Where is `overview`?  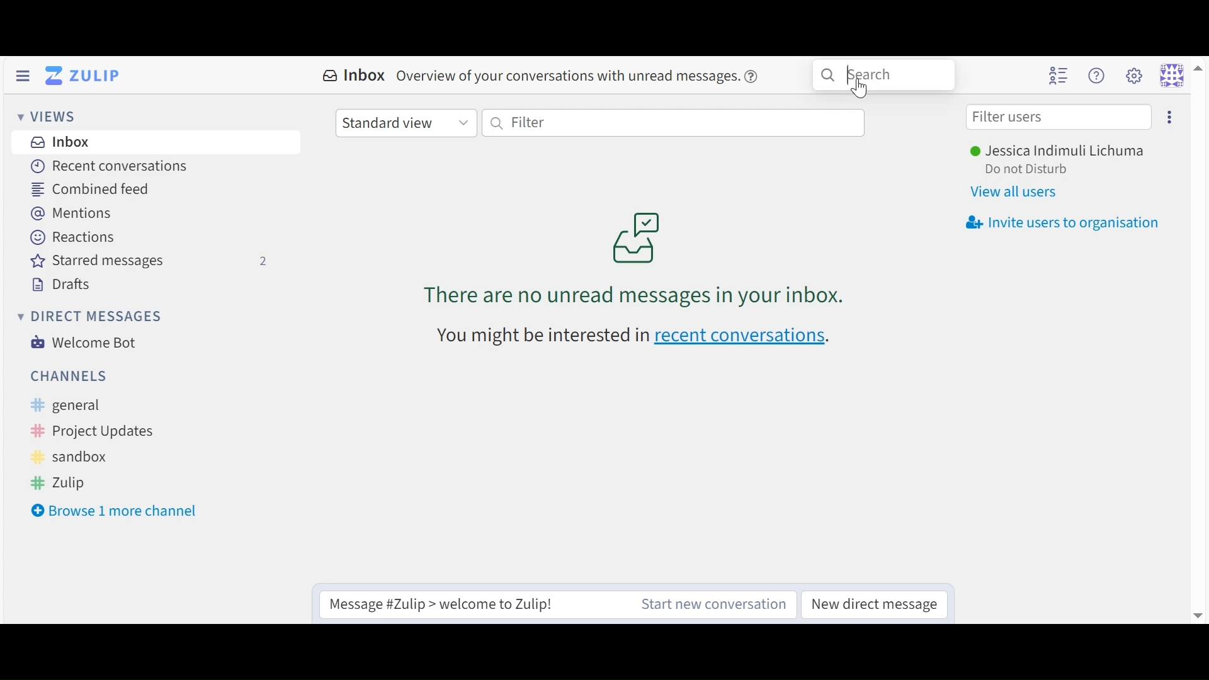 overview is located at coordinates (584, 80).